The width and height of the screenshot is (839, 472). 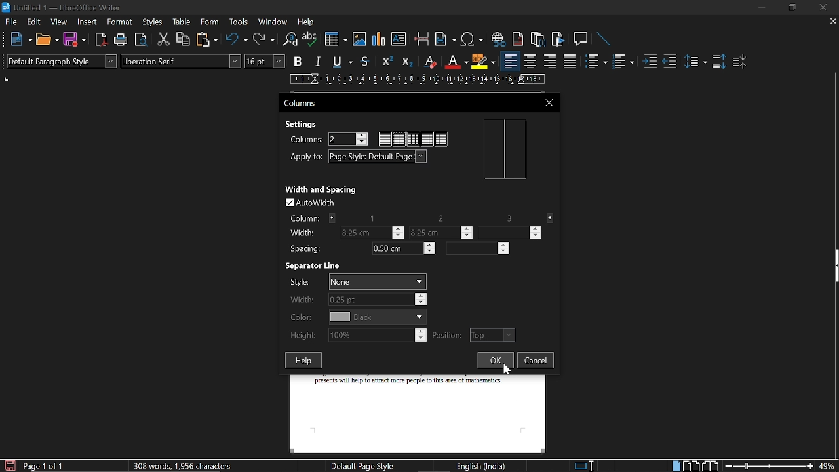 What do you see at coordinates (824, 9) in the screenshot?
I see `Close` at bounding box center [824, 9].